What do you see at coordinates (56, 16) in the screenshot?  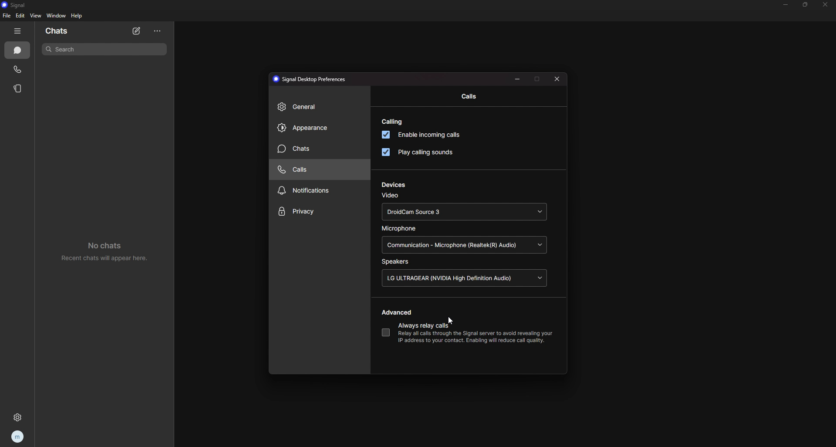 I see `window` at bounding box center [56, 16].